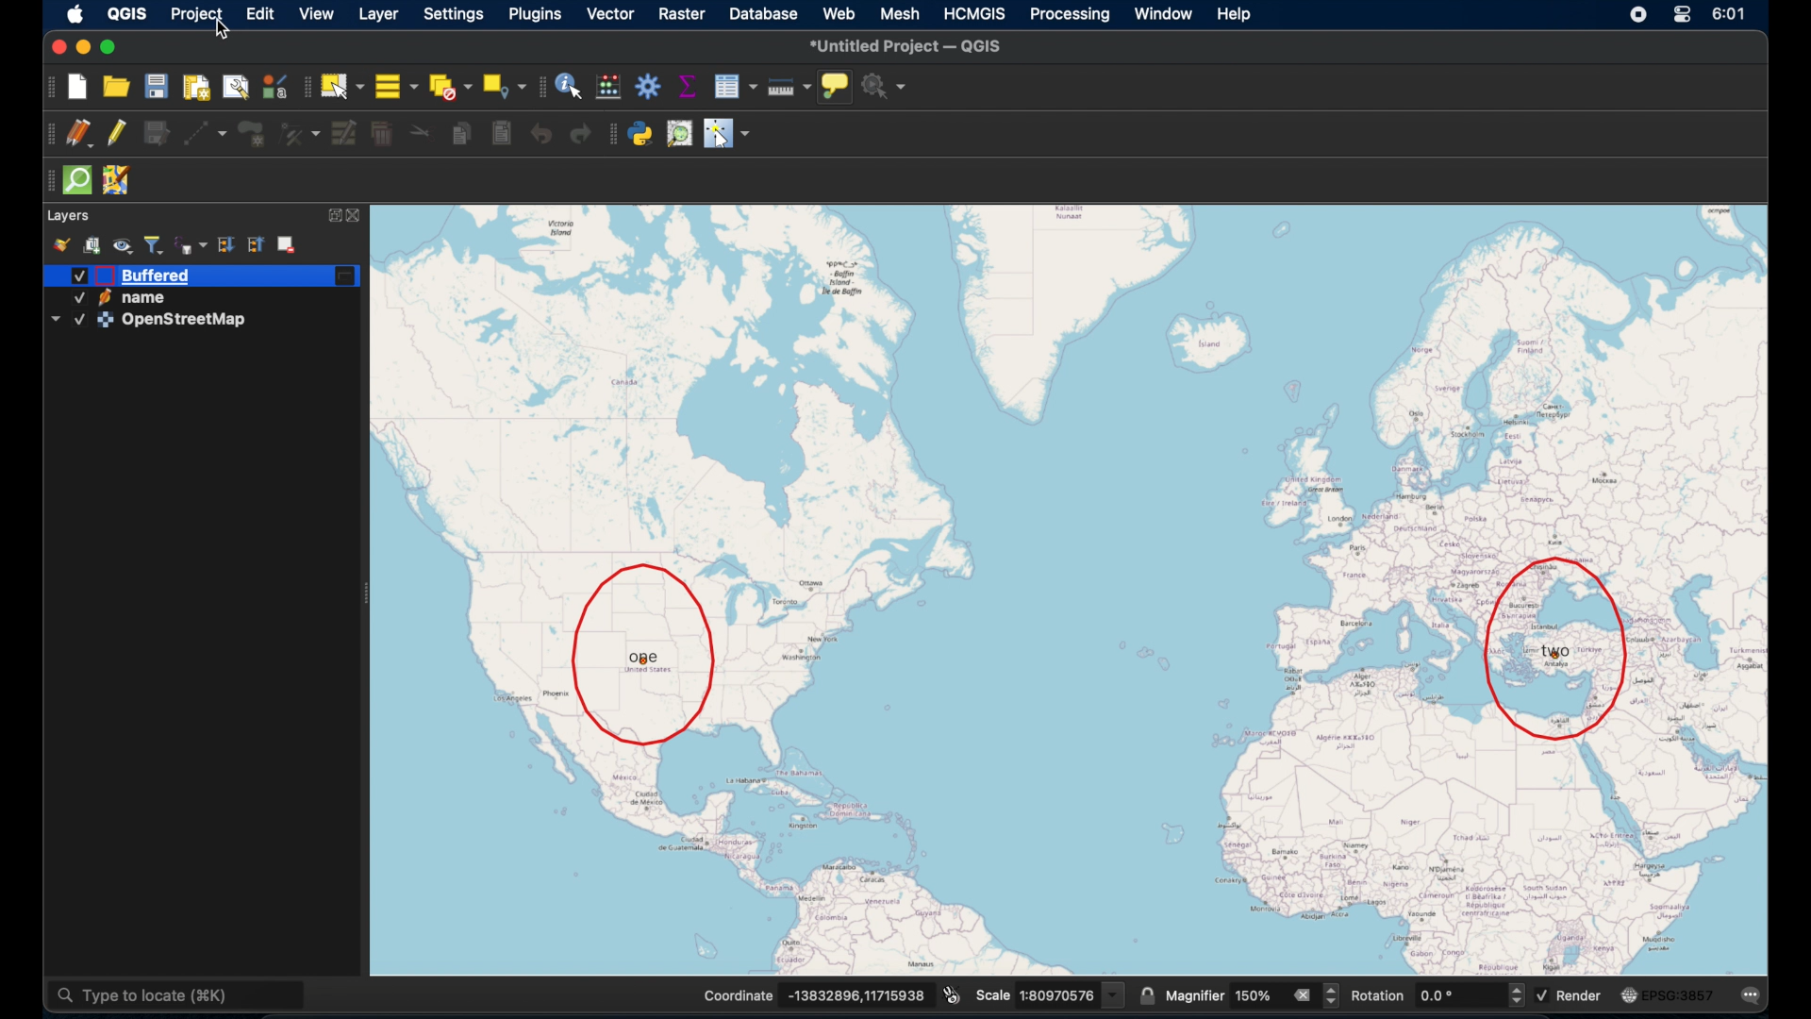 The image size is (1811, 1019). Describe the element at coordinates (256, 132) in the screenshot. I see `add polygon feature` at that location.